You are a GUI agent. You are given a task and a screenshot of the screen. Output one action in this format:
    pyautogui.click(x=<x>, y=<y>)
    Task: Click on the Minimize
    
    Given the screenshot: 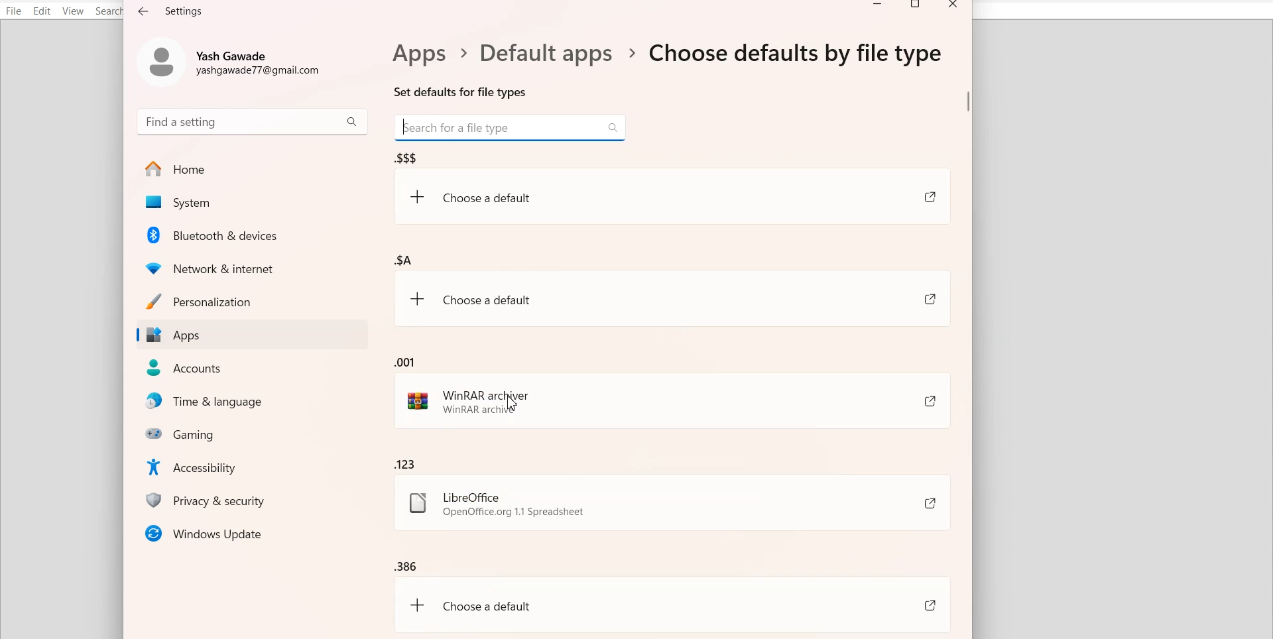 What is the action you would take?
    pyautogui.click(x=878, y=7)
    